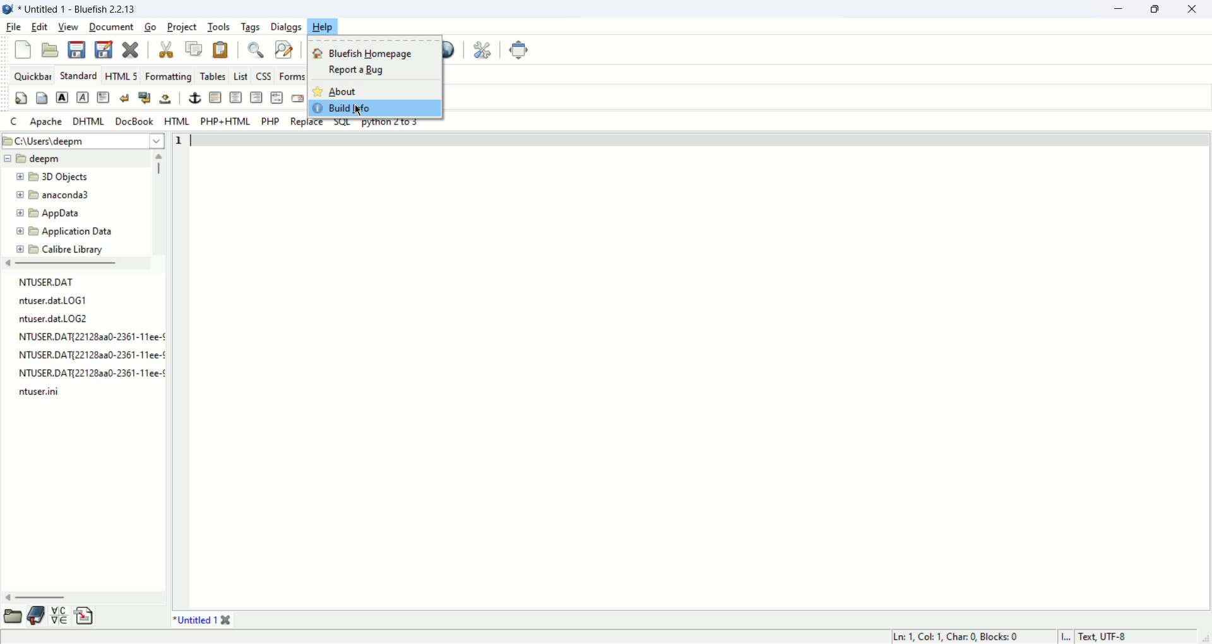  I want to click on save as, so click(105, 49).